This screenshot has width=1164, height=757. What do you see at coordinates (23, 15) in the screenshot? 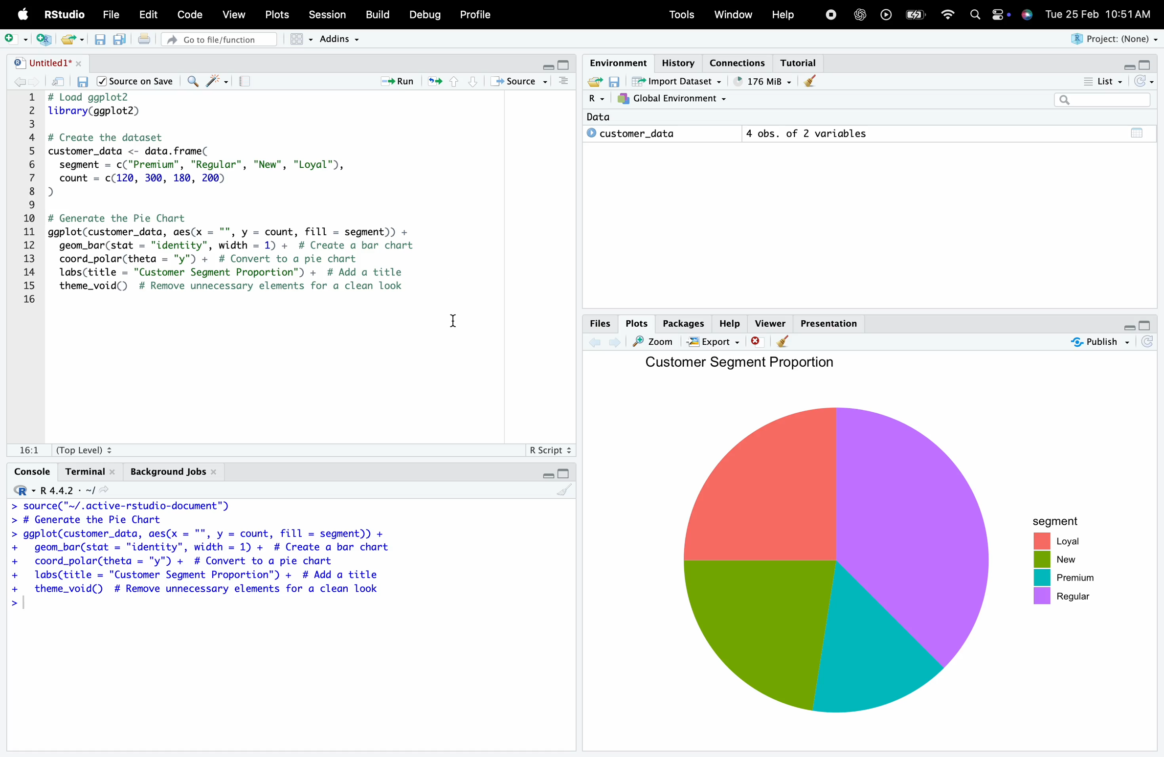
I see `logo` at bounding box center [23, 15].